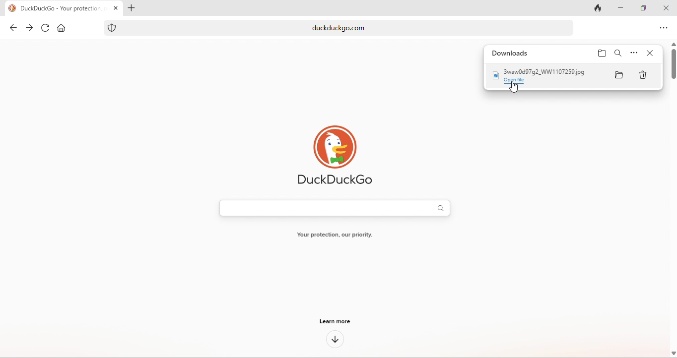  Describe the element at coordinates (663, 29) in the screenshot. I see `options` at that location.